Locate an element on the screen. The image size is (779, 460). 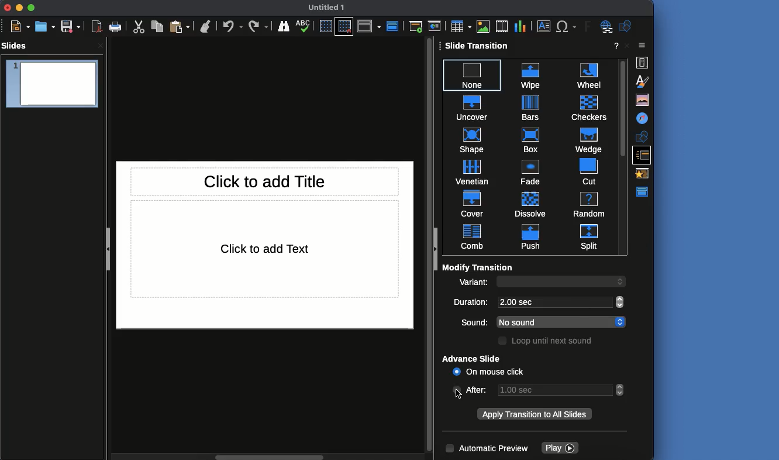
1.00 sec is located at coordinates (554, 389).